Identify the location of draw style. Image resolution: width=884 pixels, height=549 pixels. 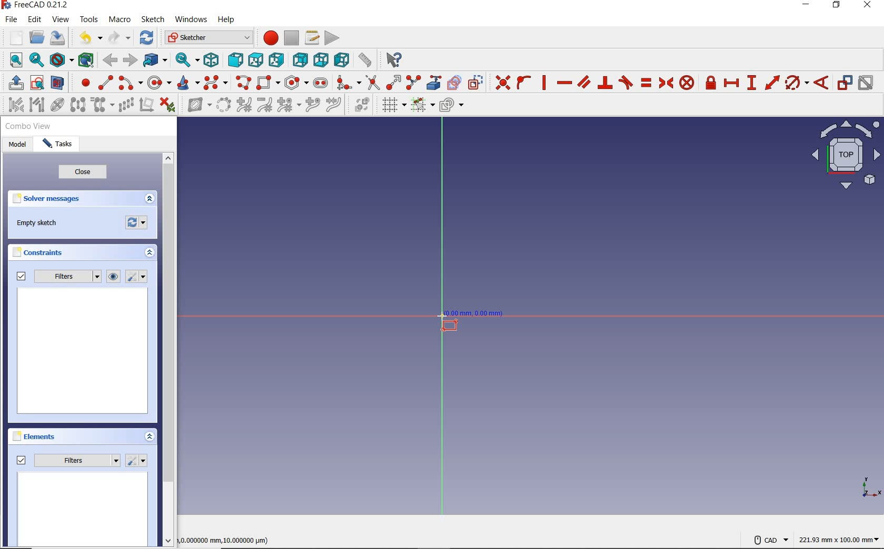
(61, 60).